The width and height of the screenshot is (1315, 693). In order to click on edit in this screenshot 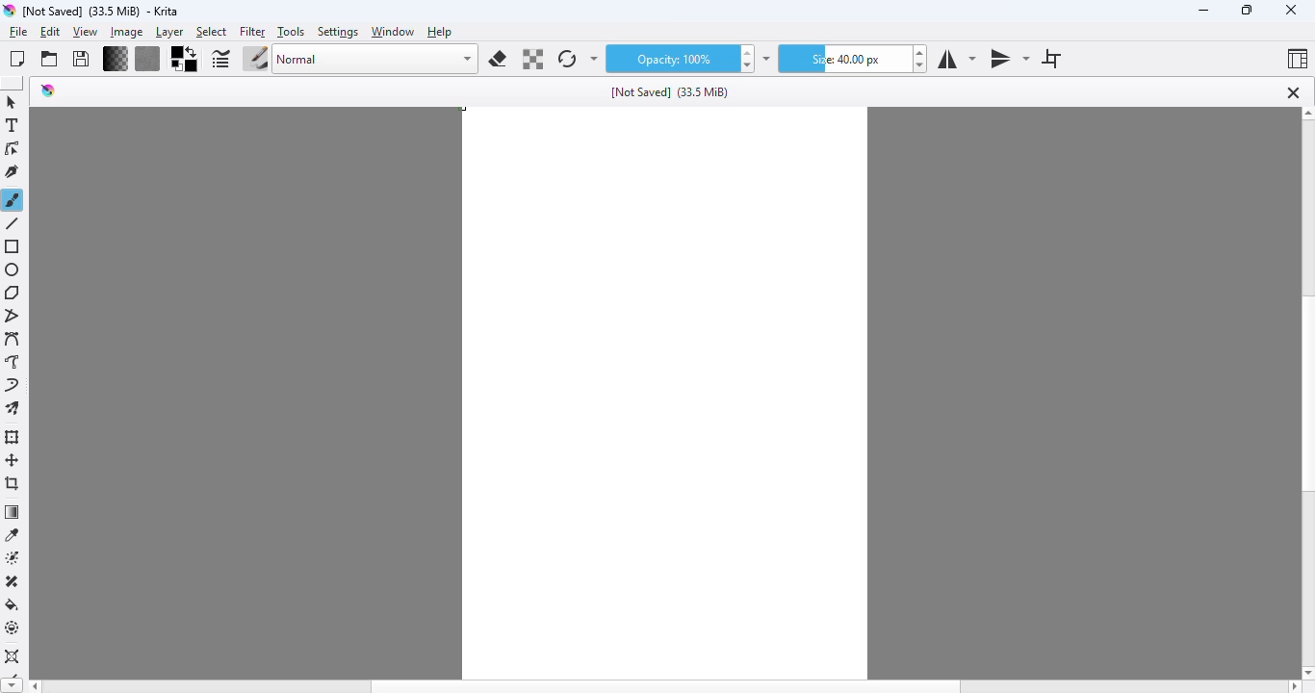, I will do `click(50, 33)`.